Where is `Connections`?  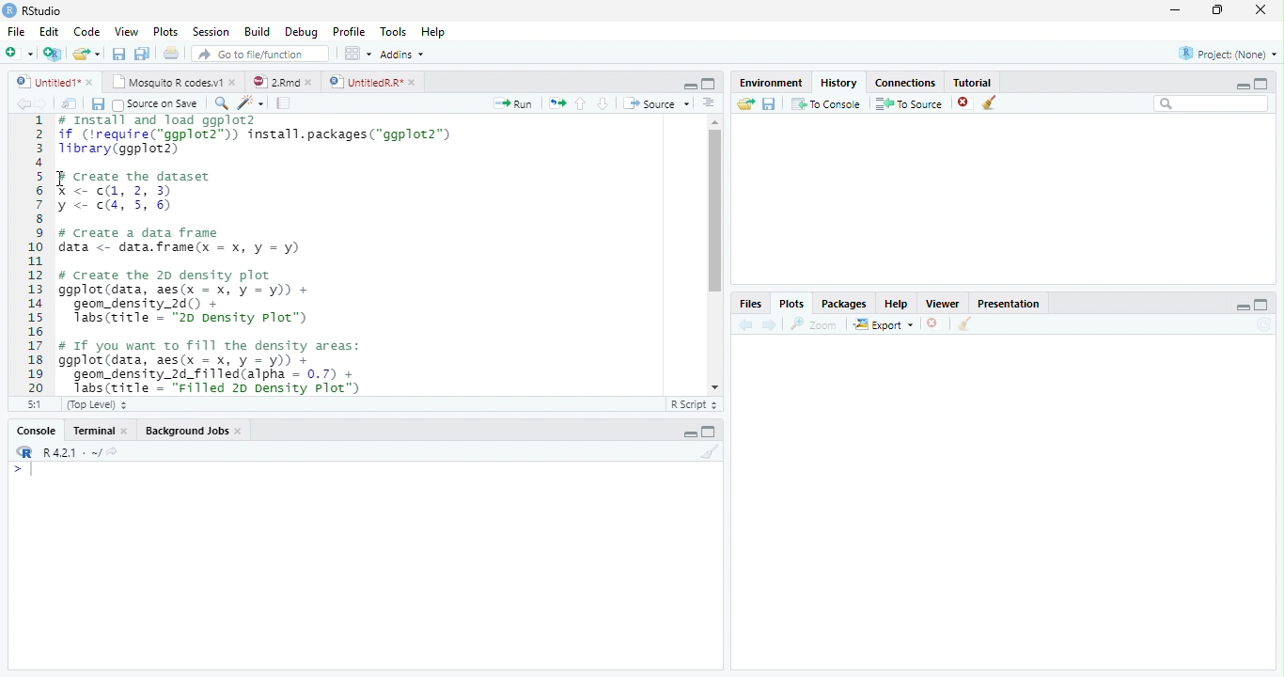
Connections is located at coordinates (906, 84).